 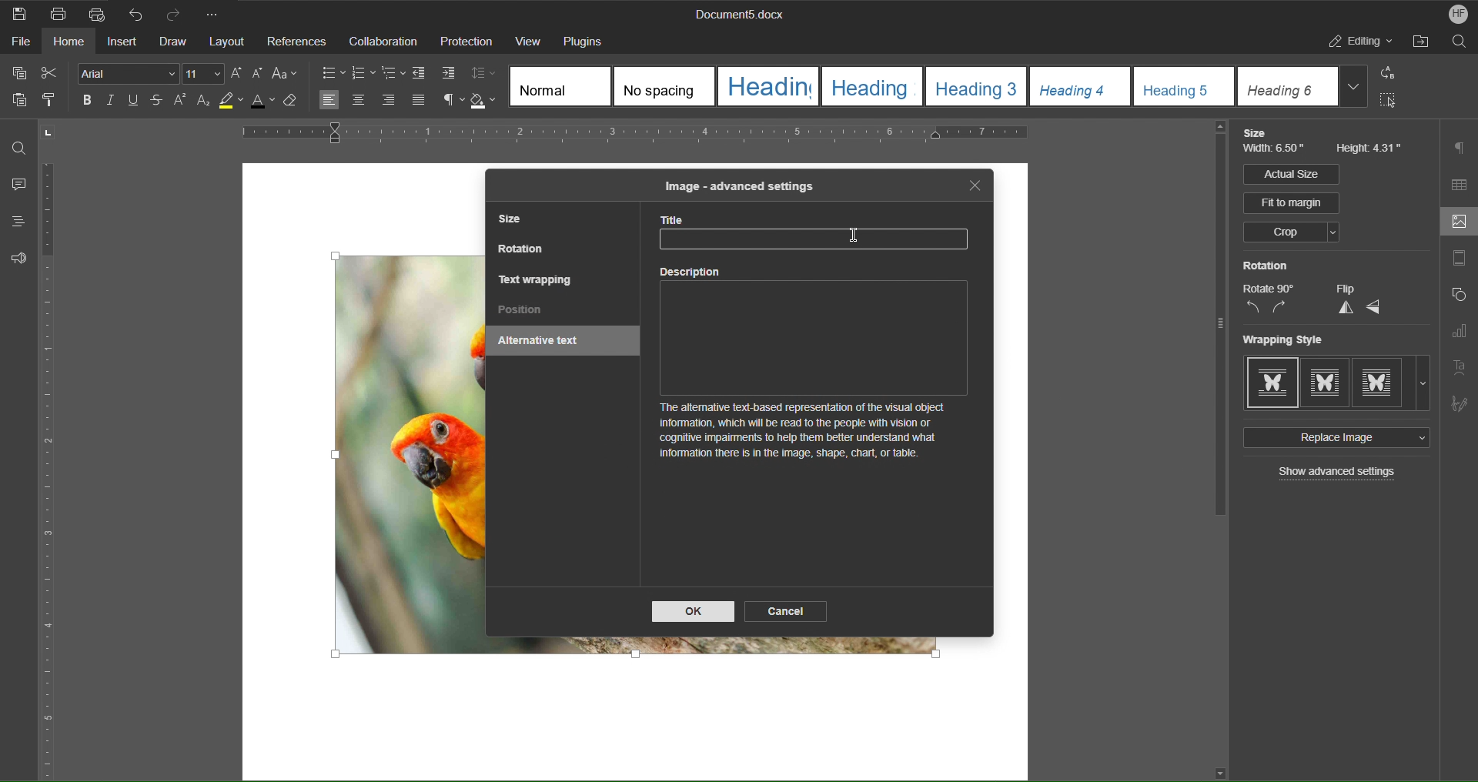 What do you see at coordinates (1456, 223) in the screenshot?
I see `Image Settings` at bounding box center [1456, 223].